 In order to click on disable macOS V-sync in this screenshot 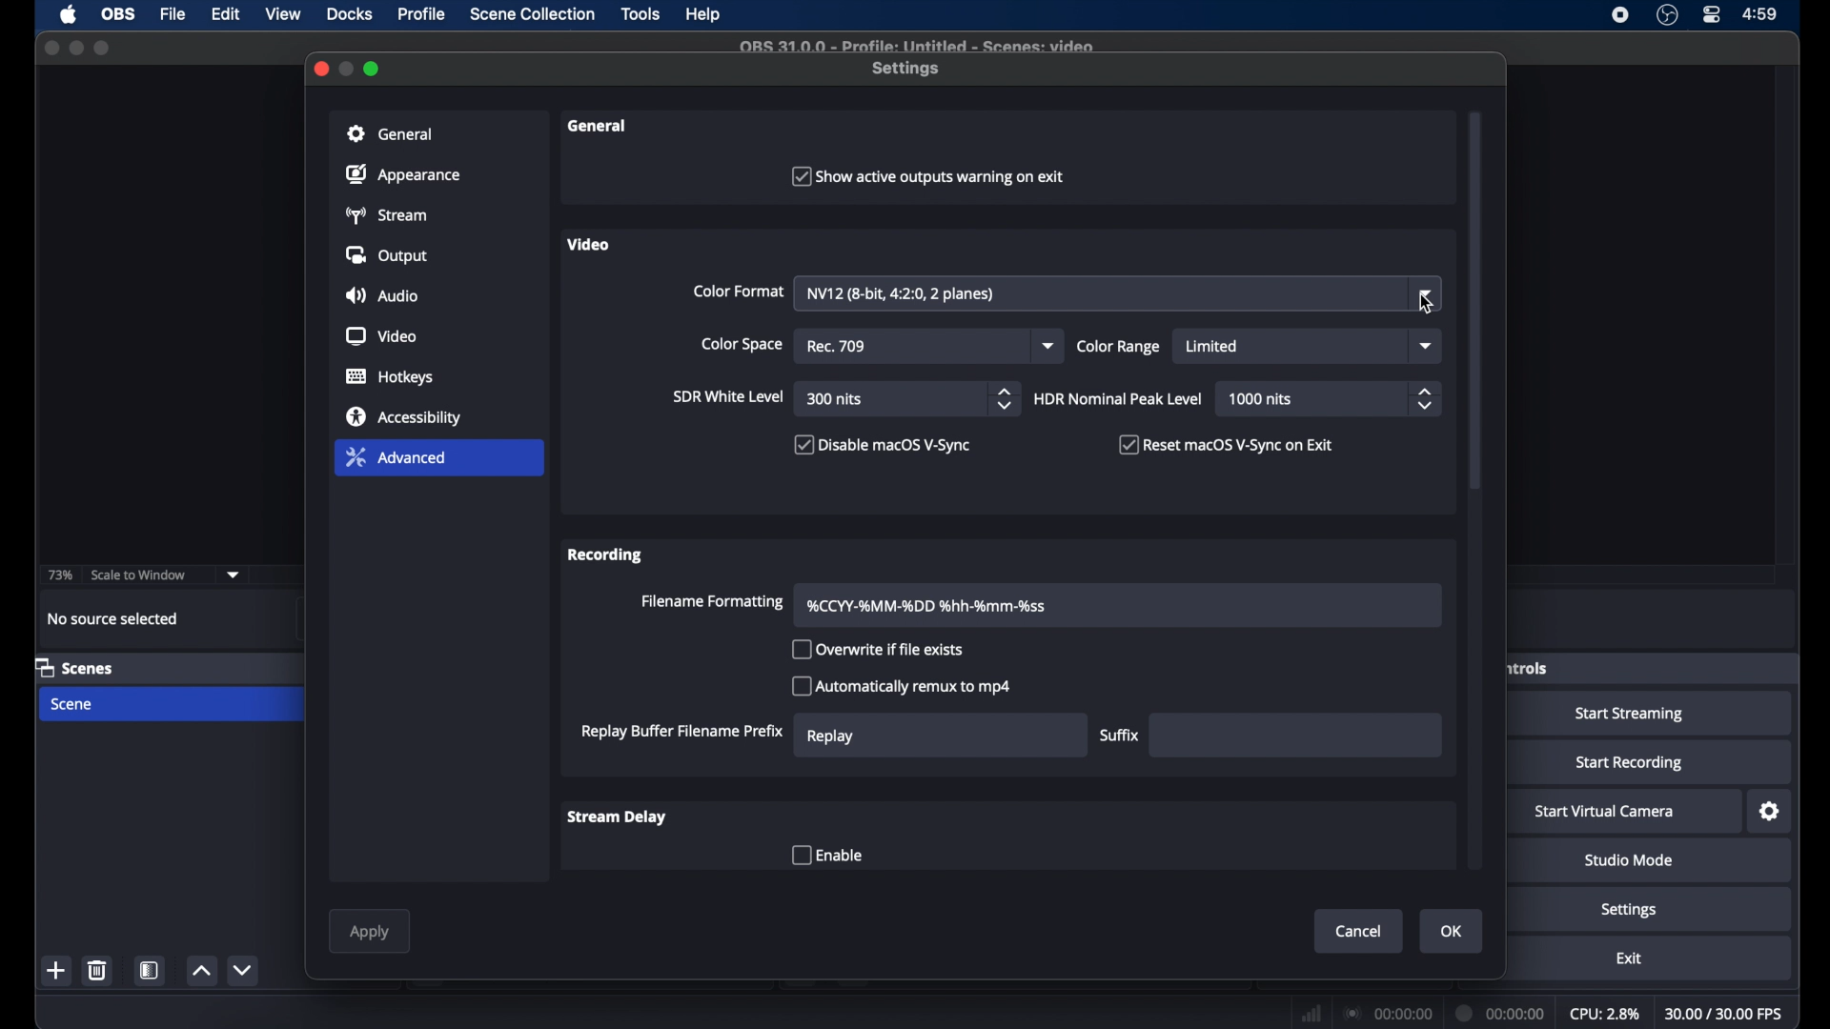, I will do `click(880, 445)`.